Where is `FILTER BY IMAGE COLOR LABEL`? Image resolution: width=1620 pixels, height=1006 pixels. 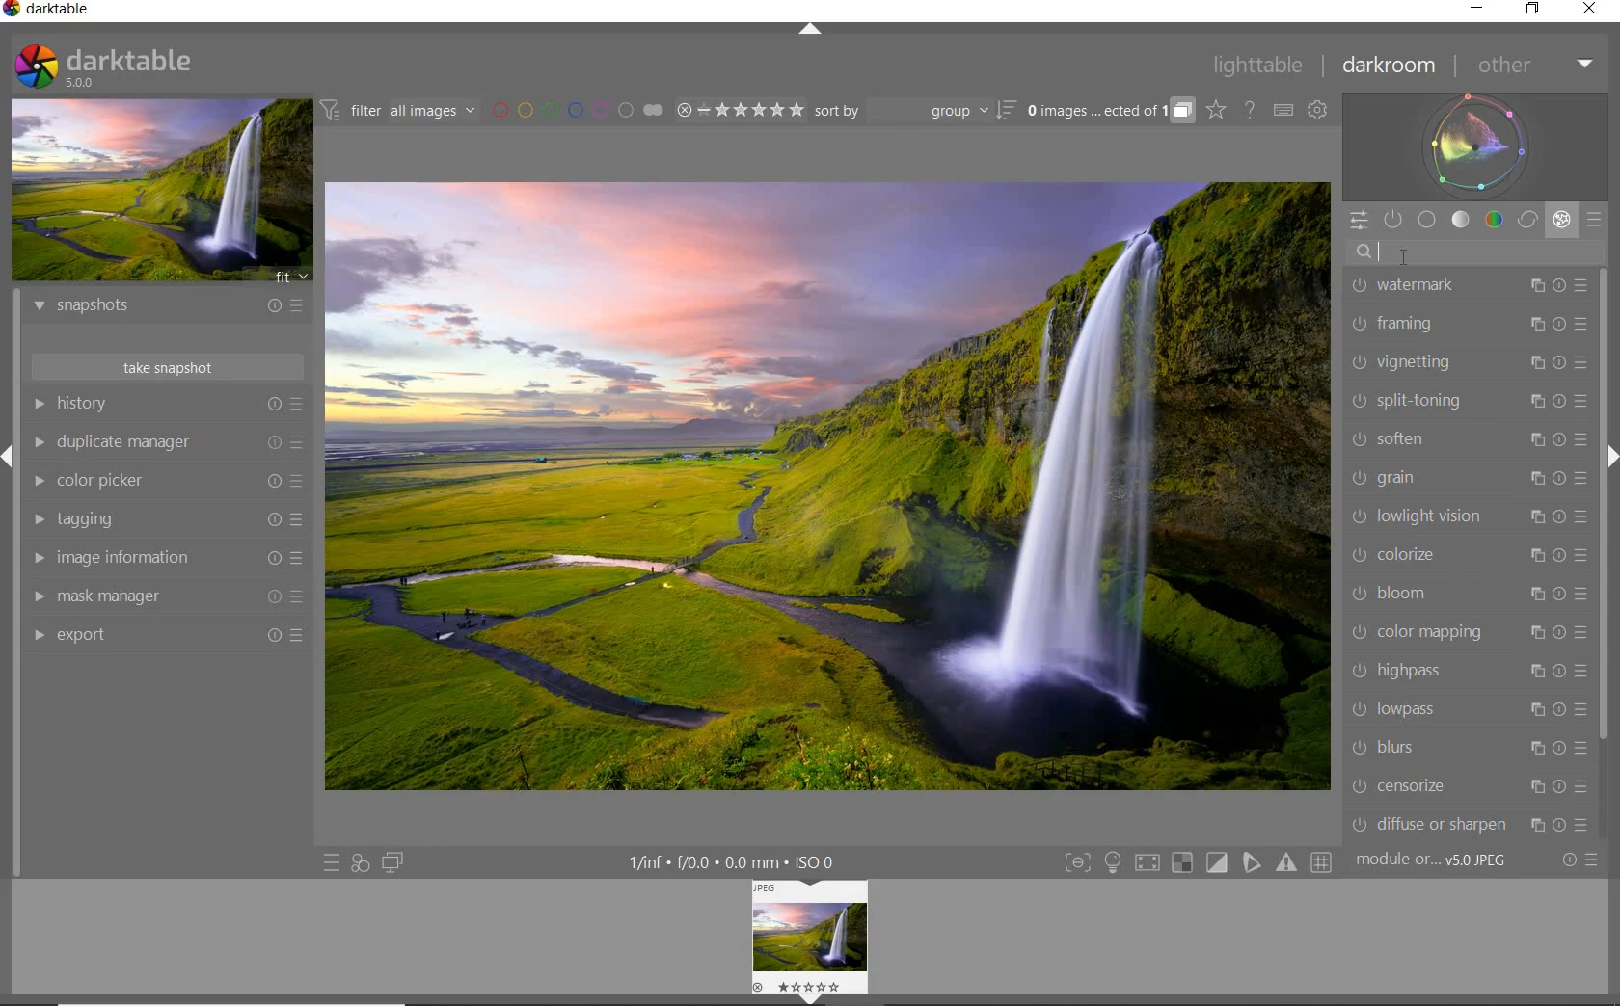 FILTER BY IMAGE COLOR LABEL is located at coordinates (579, 111).